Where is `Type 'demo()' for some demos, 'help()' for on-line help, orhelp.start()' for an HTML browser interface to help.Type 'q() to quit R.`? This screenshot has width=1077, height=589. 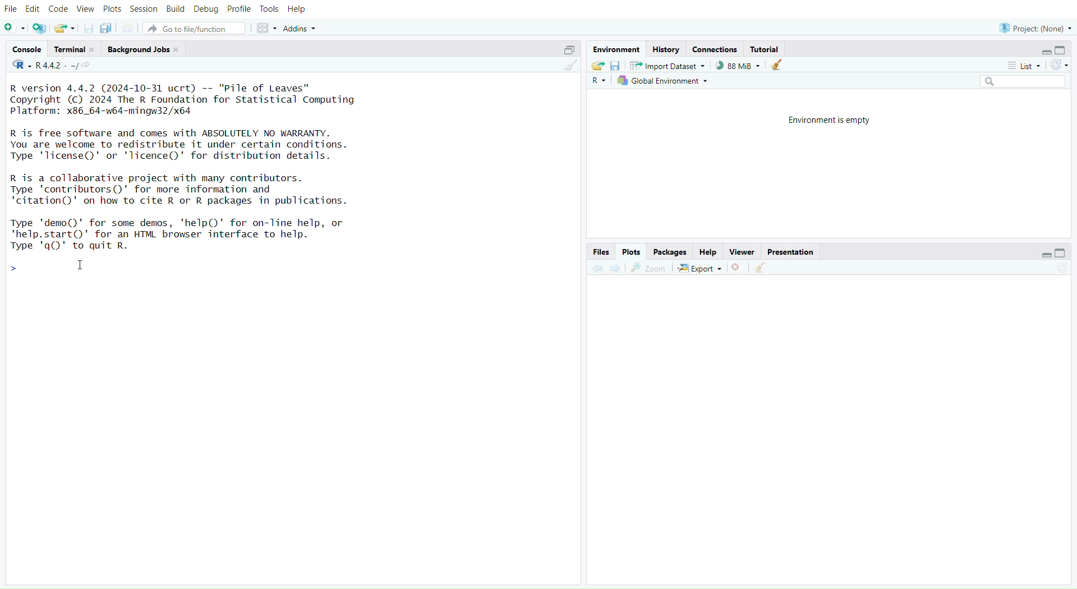
Type 'demo()' for some demos, 'help()' for on-line help, orhelp.start()' for an HTML browser interface to help.Type 'q() to quit R. is located at coordinates (187, 235).